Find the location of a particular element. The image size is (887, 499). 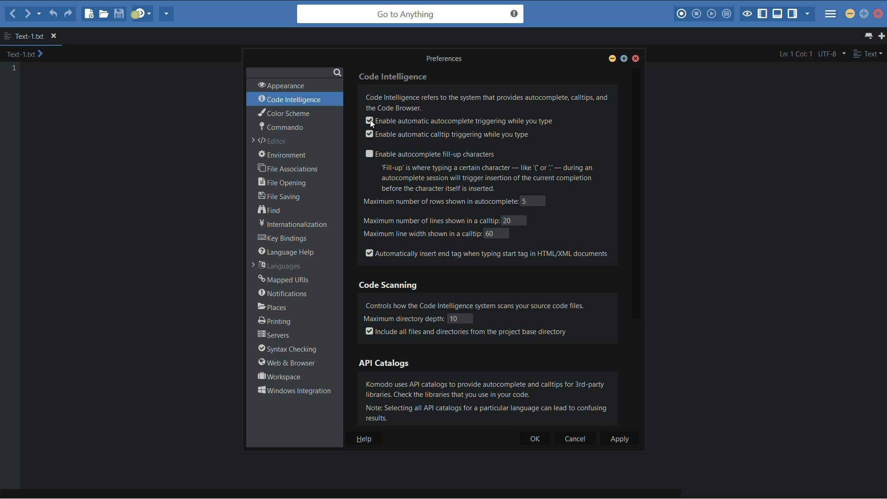

code intelligence is located at coordinates (291, 99).